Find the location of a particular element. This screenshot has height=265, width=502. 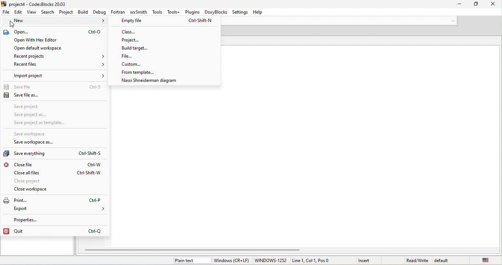

save everything is located at coordinates (54, 153).